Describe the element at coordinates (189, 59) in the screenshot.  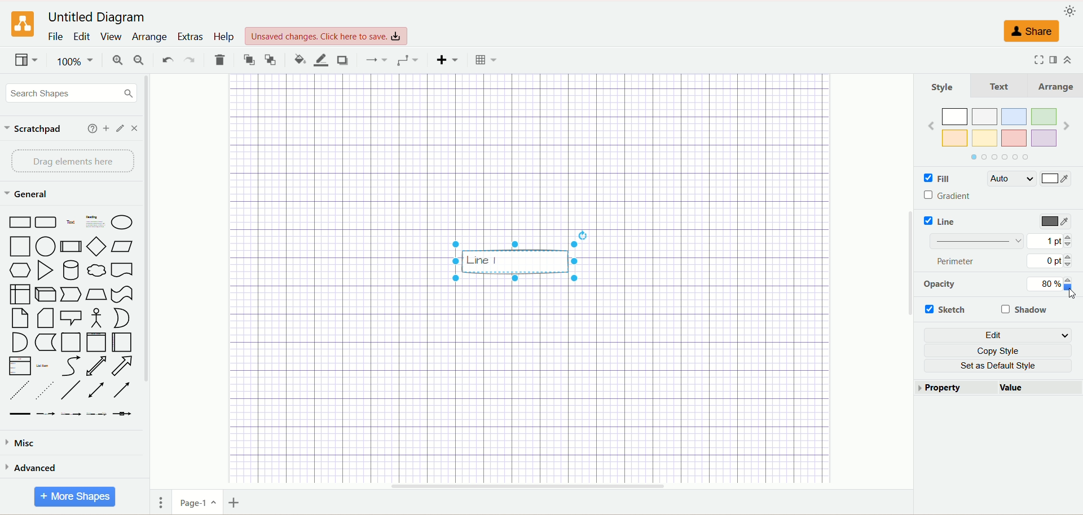
I see `redo` at that location.